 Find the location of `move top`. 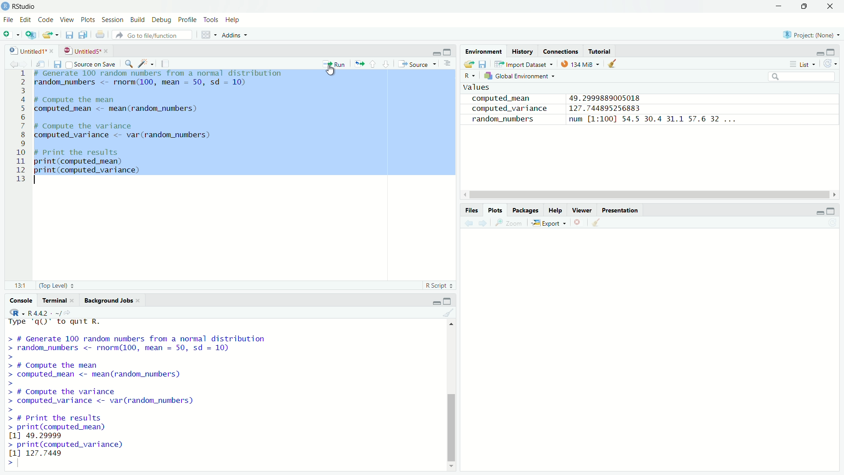

move top is located at coordinates (451, 326).